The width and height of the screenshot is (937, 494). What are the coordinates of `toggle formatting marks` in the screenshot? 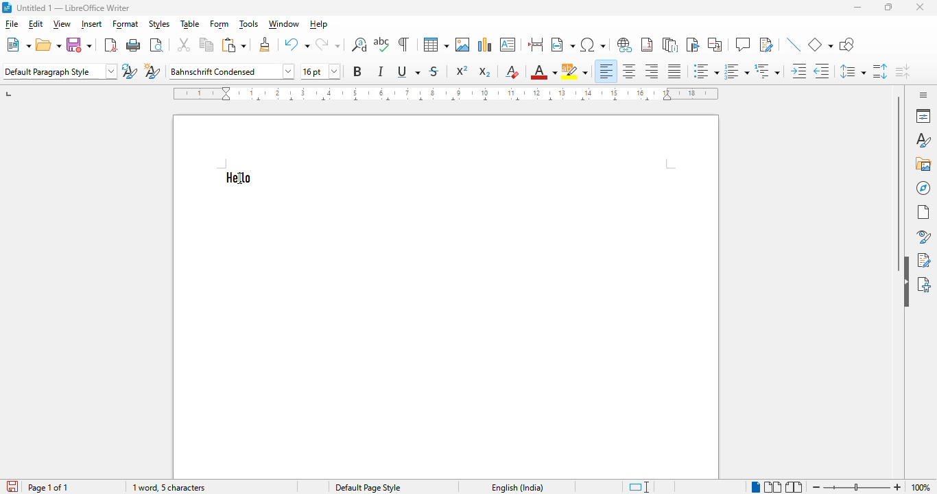 It's located at (403, 44).